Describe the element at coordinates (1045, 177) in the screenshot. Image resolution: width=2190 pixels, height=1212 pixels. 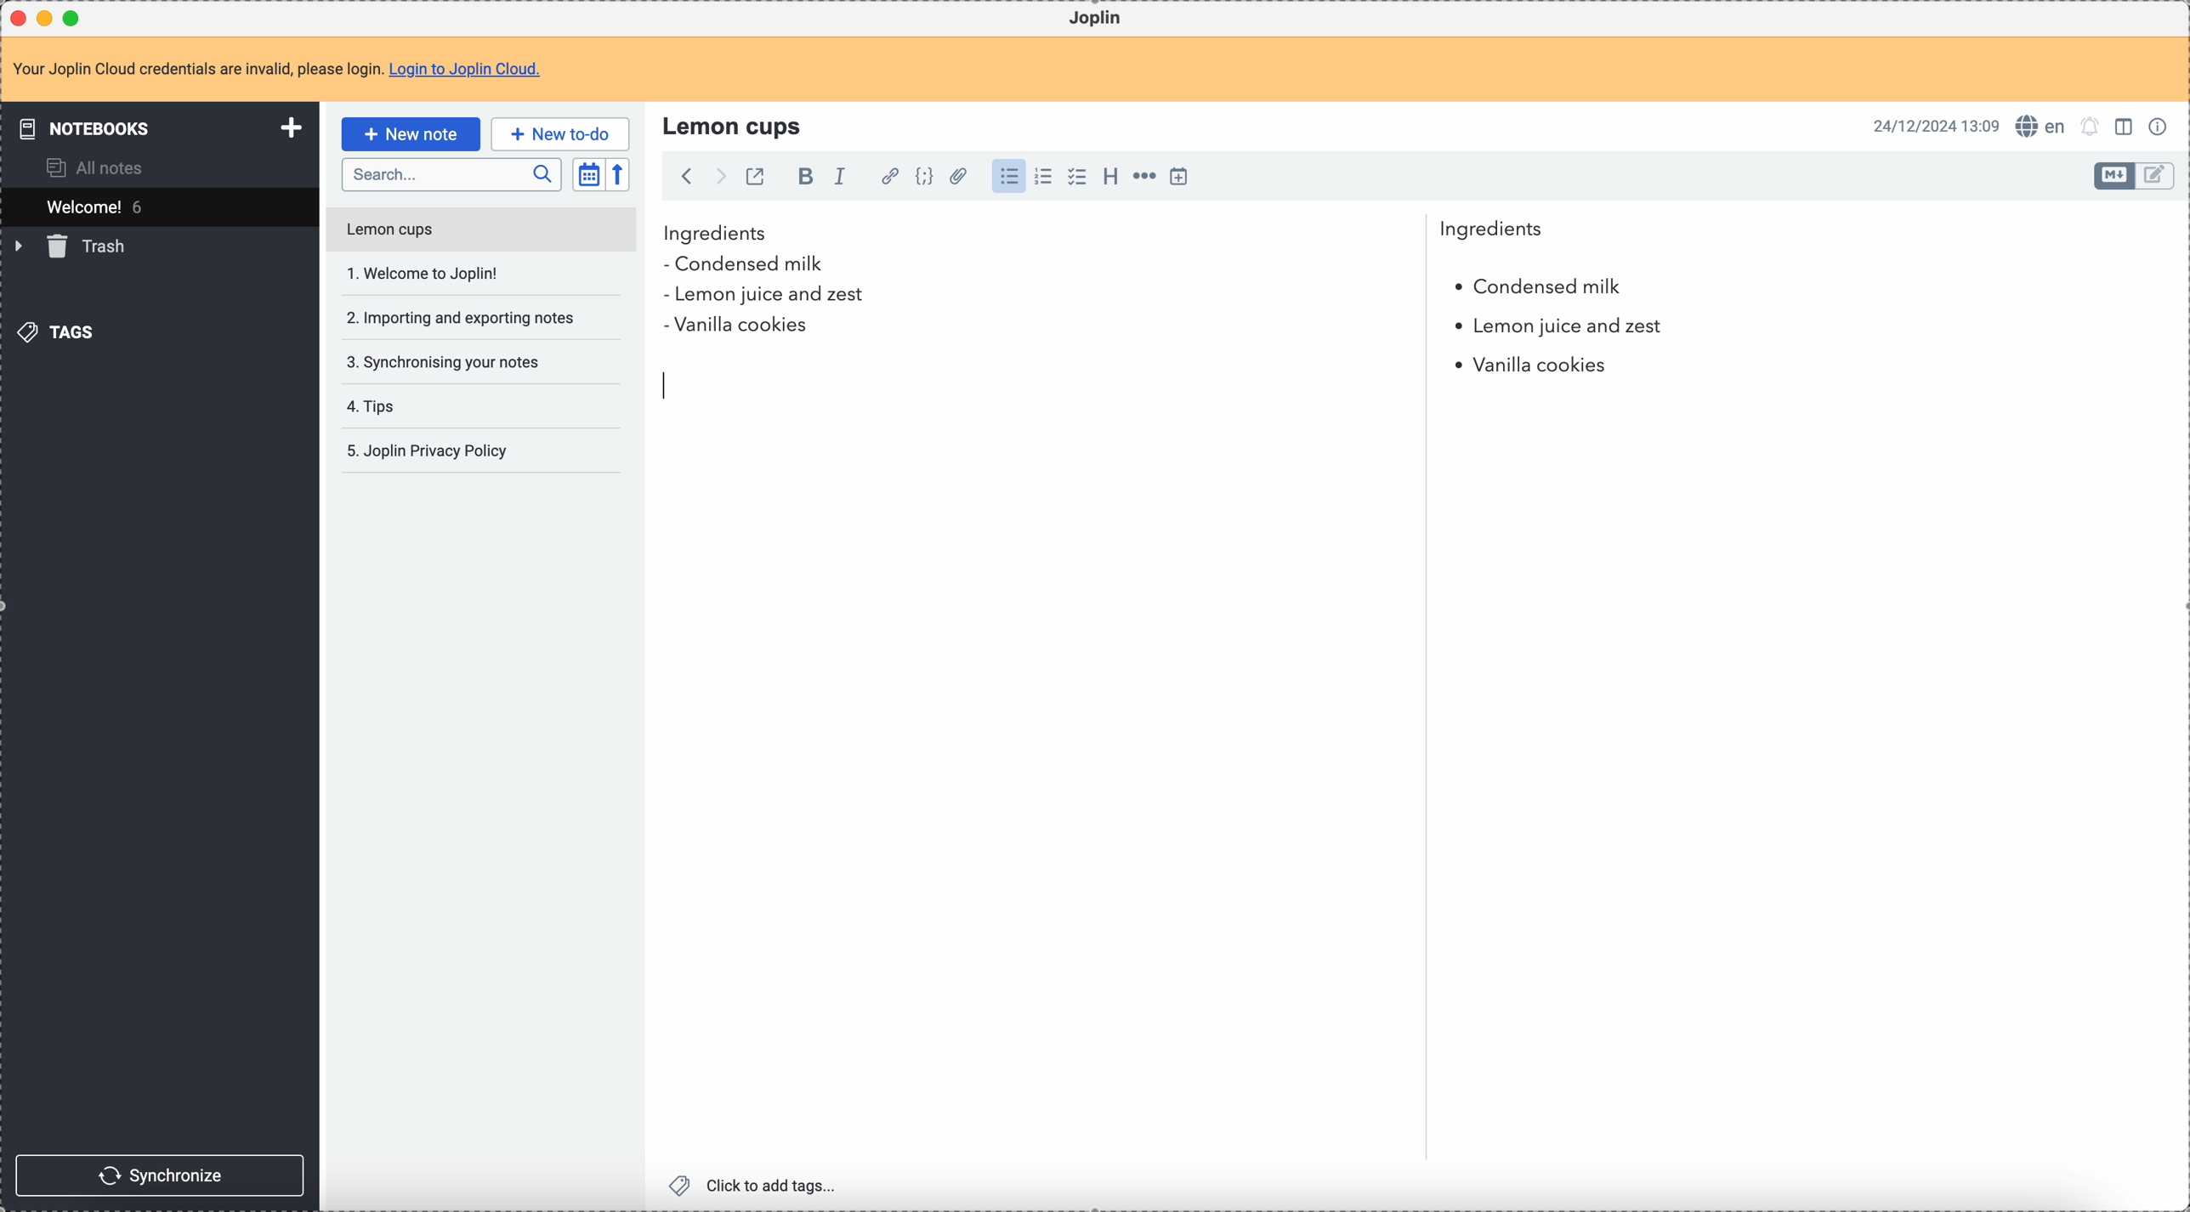
I see `numbered list` at that location.